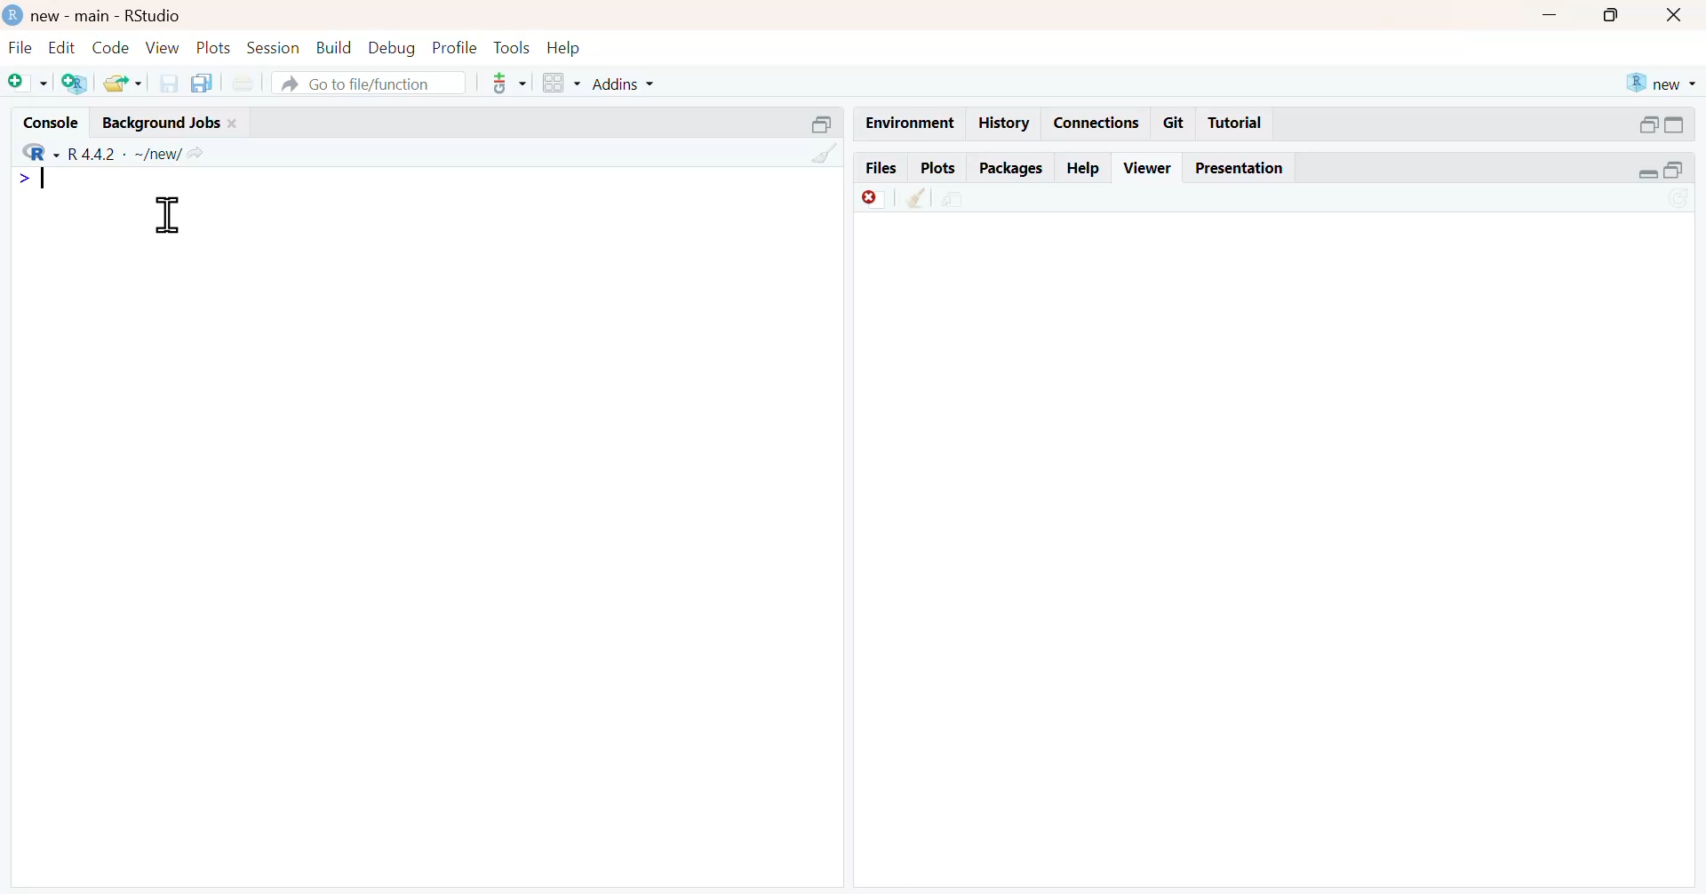 The height and width of the screenshot is (894, 1706). I want to click on create a project, so click(75, 84).